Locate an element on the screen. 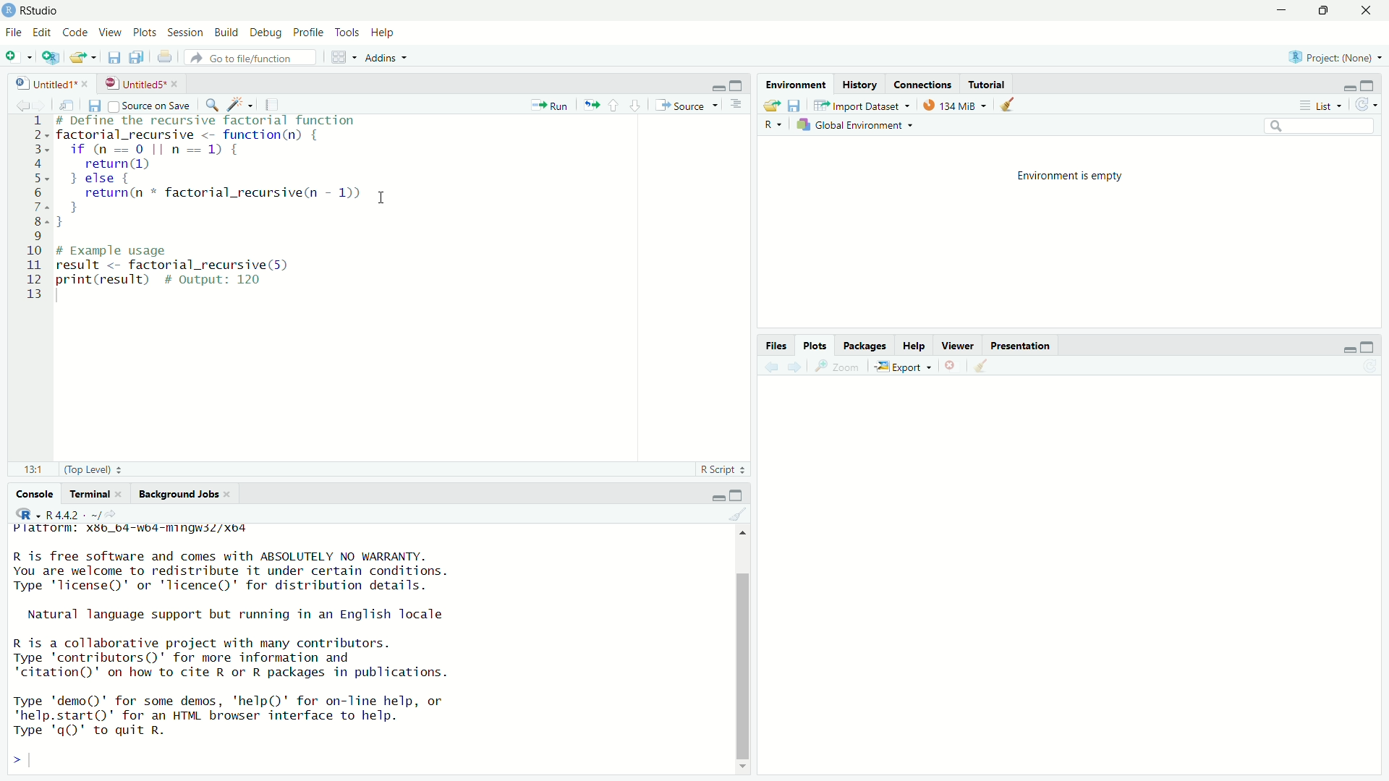  Go back to the previous source location (Ctrl + F9) is located at coordinates (21, 103).